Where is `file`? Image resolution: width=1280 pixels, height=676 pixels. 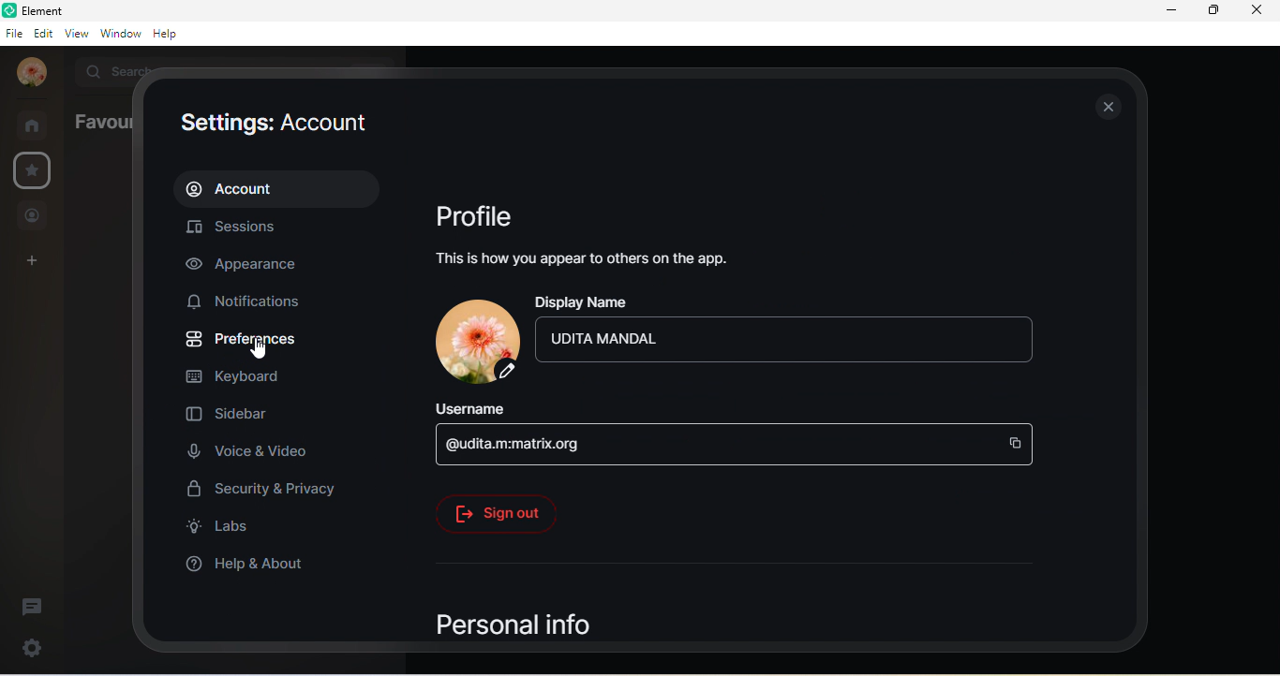
file is located at coordinates (13, 33).